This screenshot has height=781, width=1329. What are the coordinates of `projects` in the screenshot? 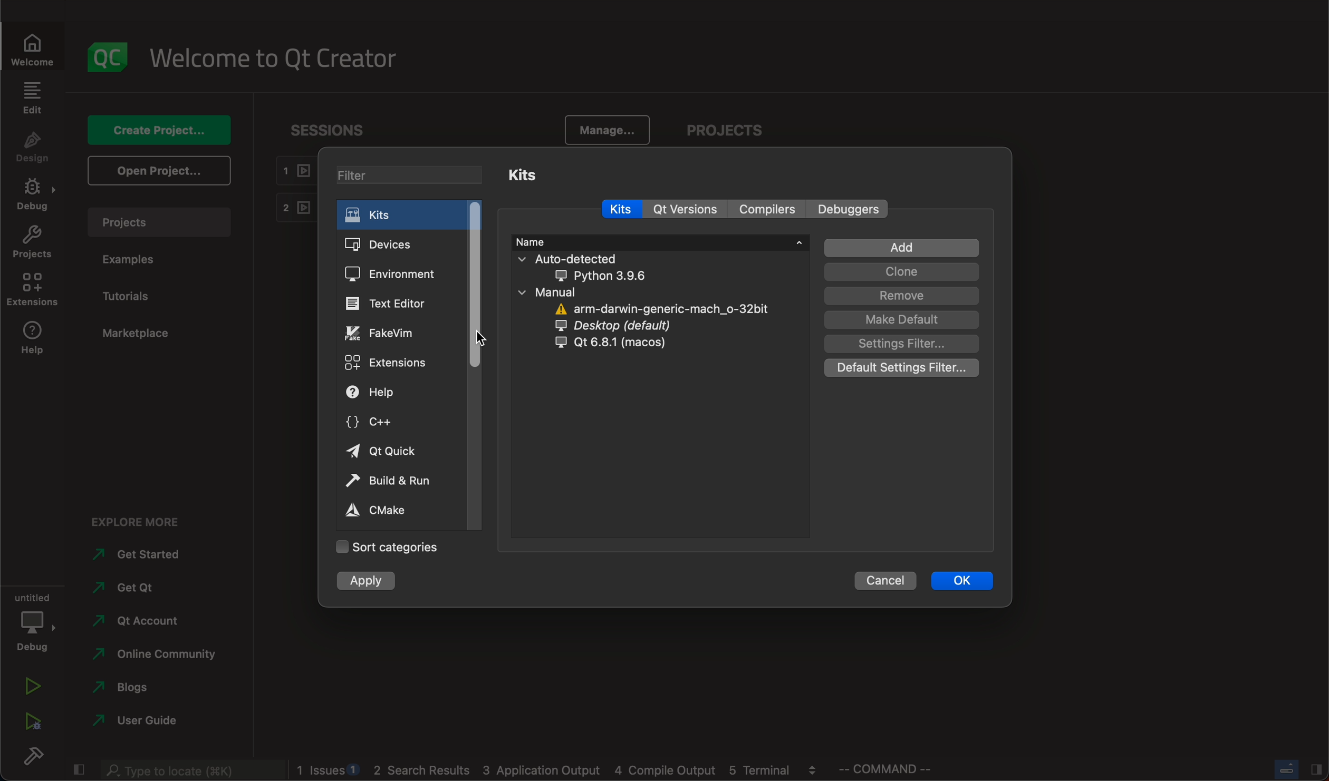 It's located at (734, 131).